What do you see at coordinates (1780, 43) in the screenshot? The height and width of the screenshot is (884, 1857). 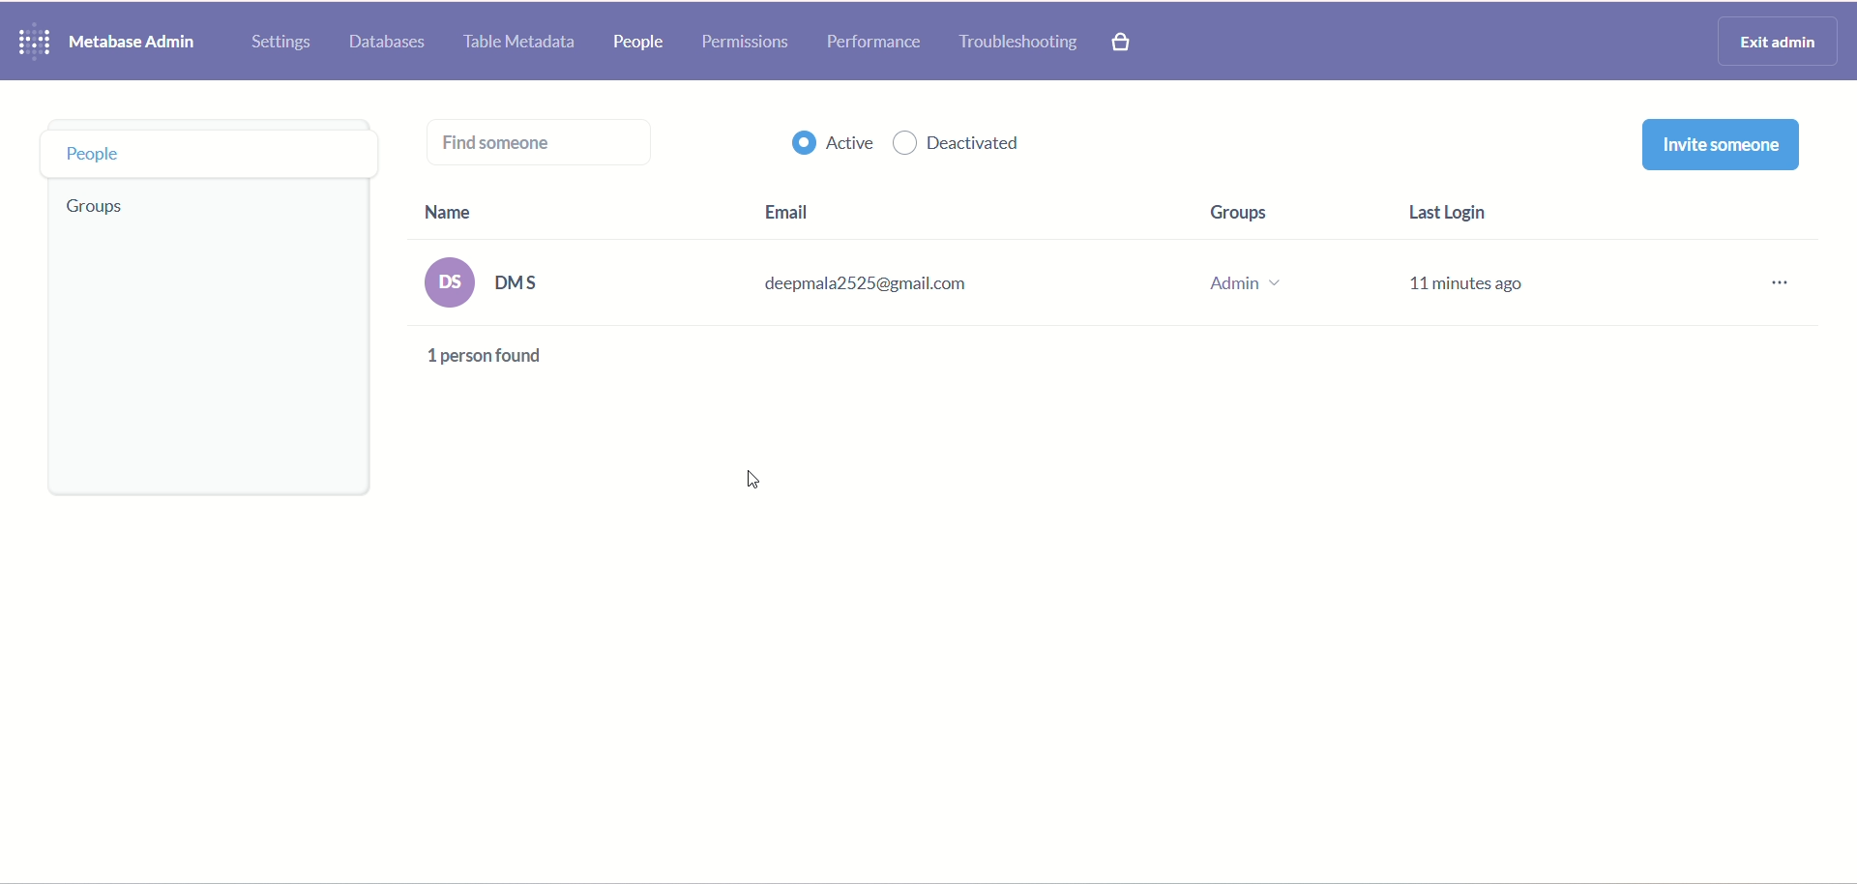 I see `exit admin` at bounding box center [1780, 43].